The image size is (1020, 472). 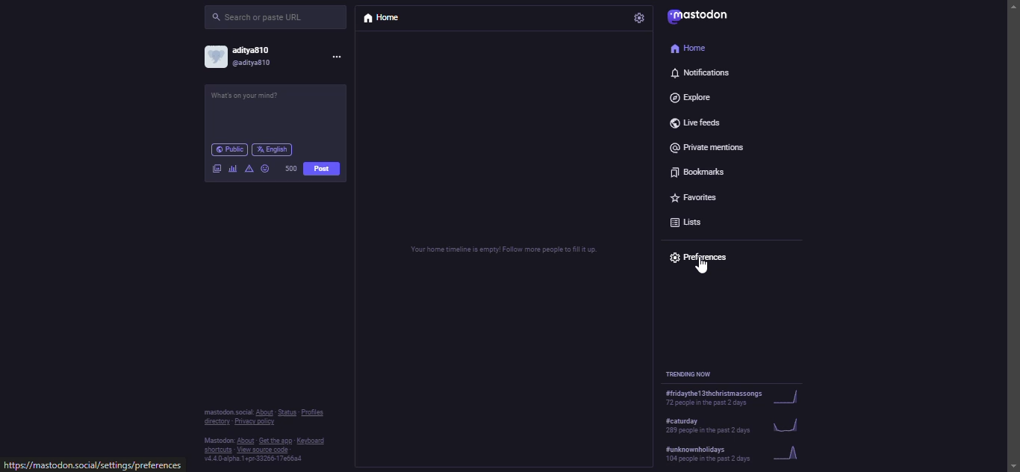 What do you see at coordinates (736, 456) in the screenshot?
I see `trending` at bounding box center [736, 456].